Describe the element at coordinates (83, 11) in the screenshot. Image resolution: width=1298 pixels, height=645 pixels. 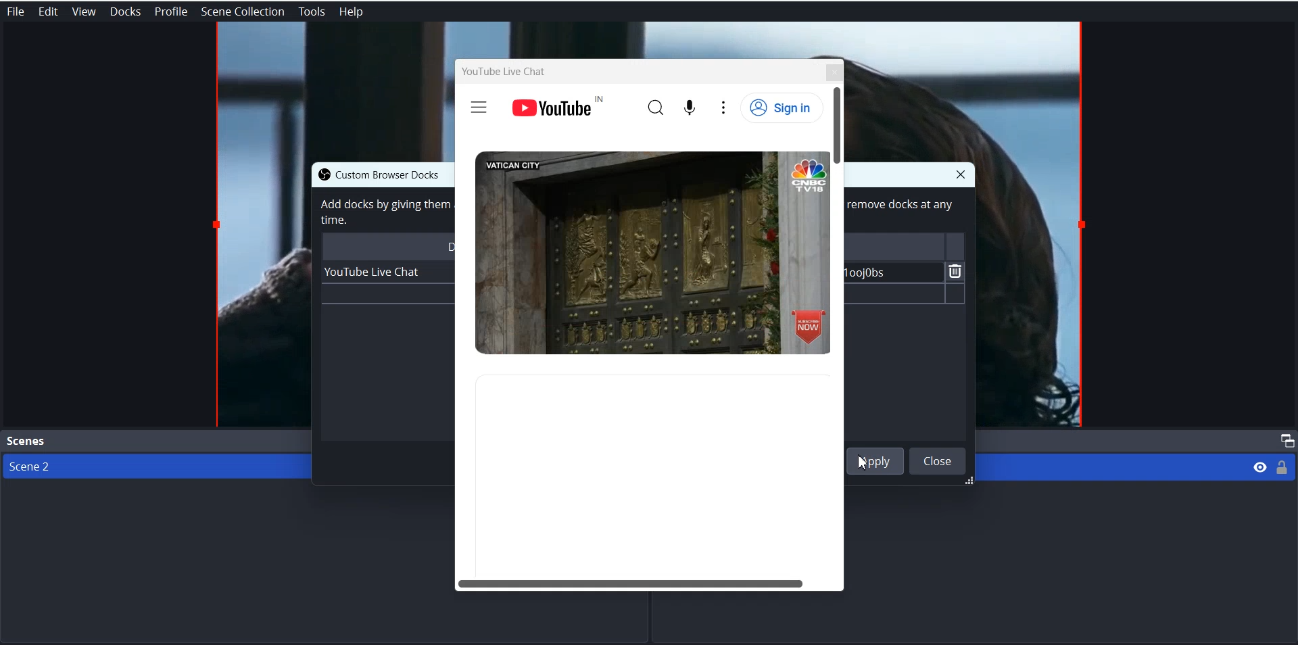
I see `View` at that location.